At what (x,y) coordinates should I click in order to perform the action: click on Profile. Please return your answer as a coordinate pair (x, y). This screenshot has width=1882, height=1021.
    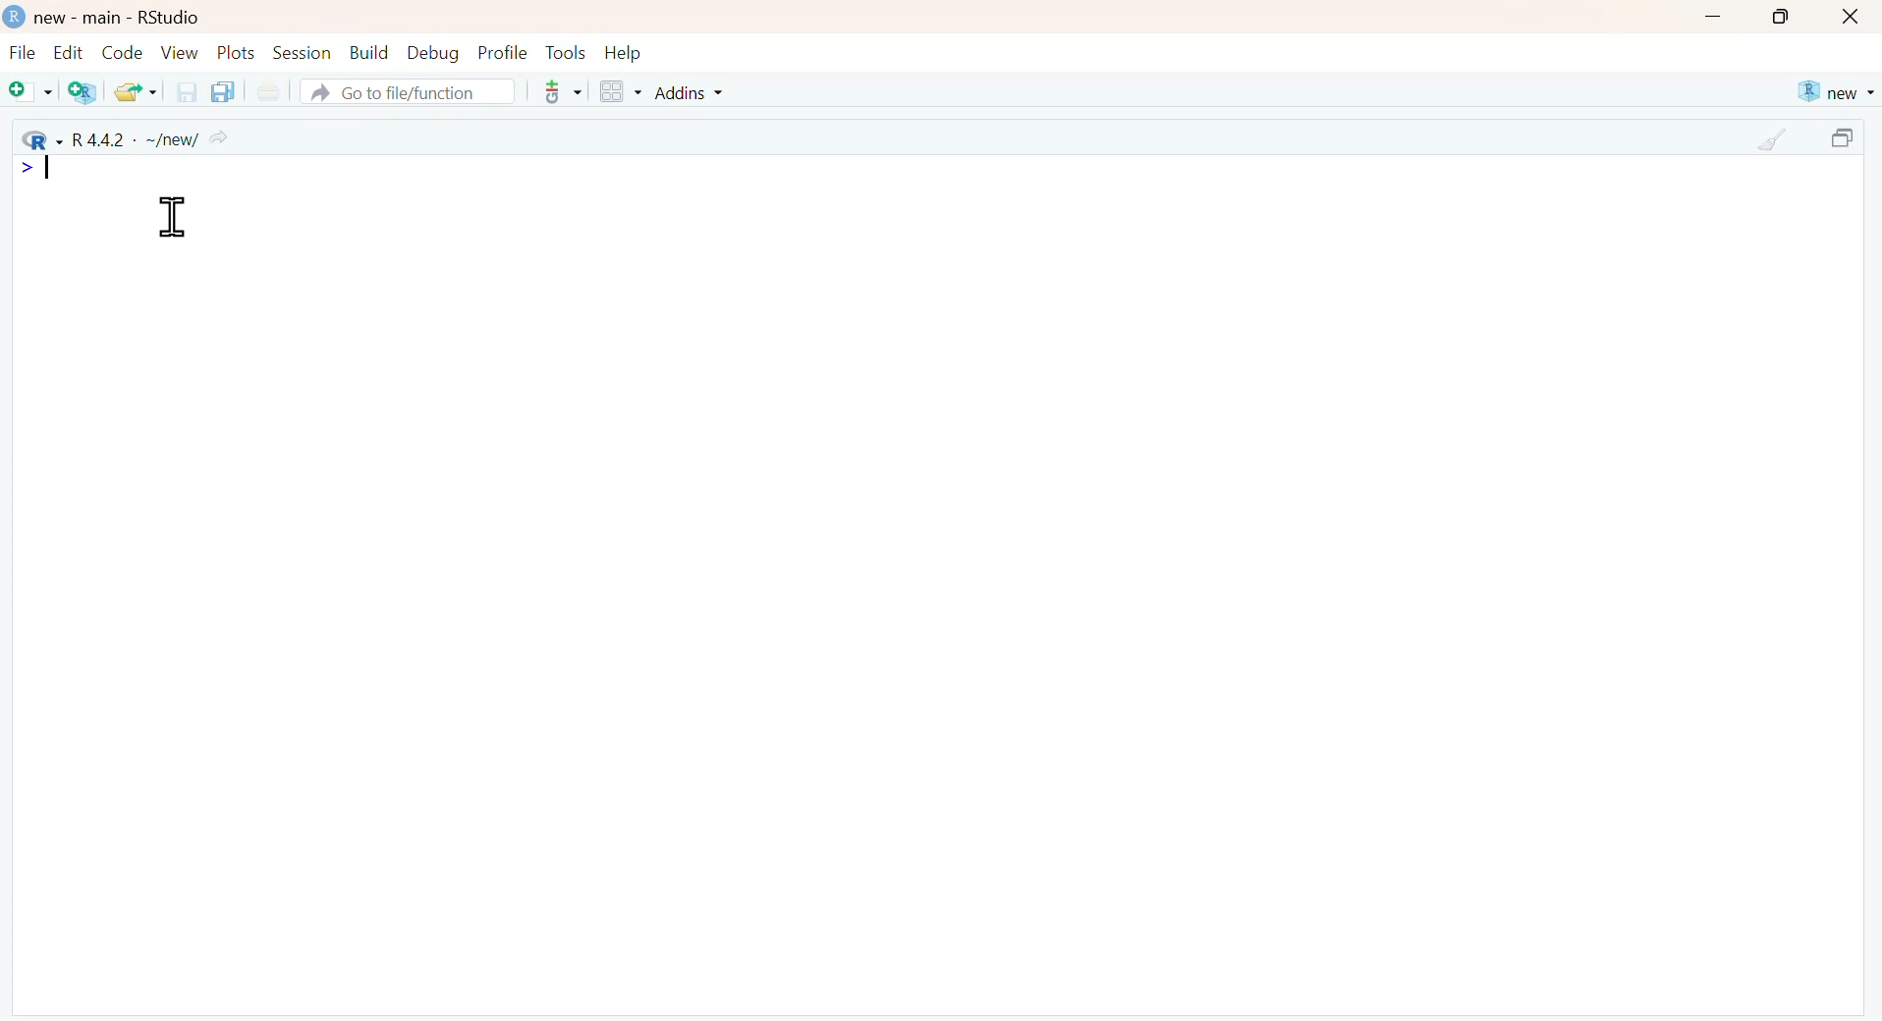
    Looking at the image, I should click on (503, 52).